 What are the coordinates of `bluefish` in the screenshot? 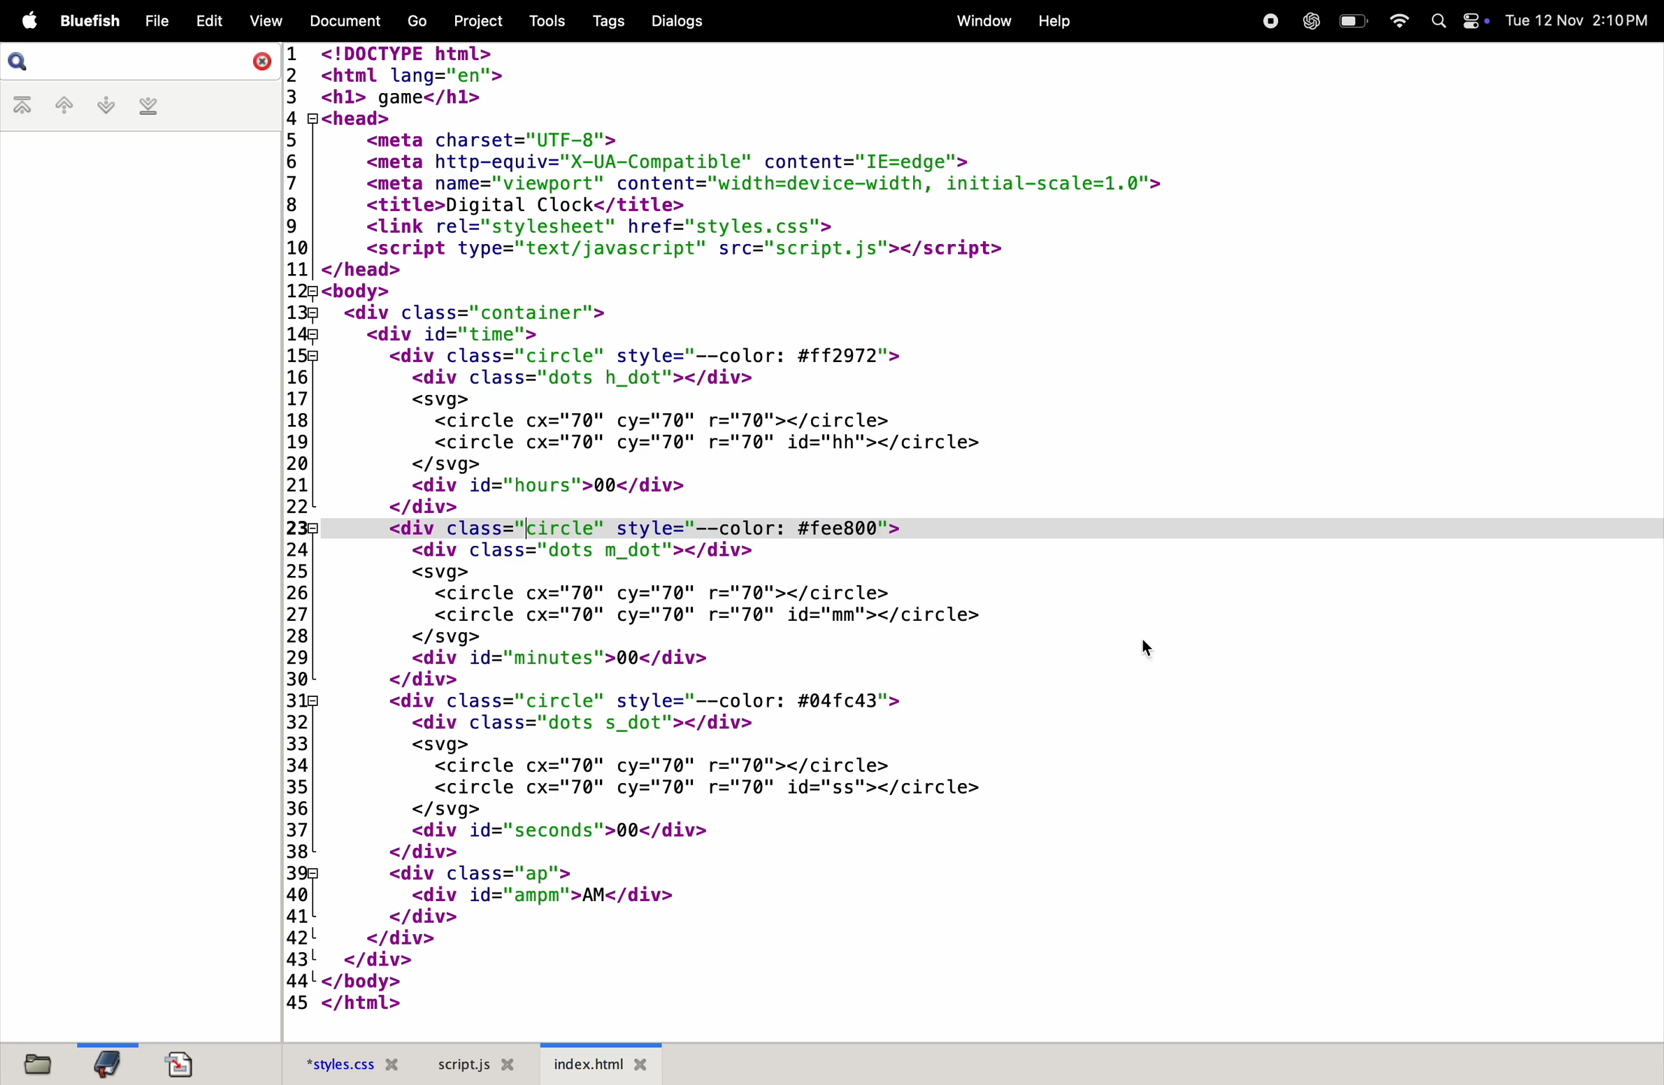 It's located at (89, 22).